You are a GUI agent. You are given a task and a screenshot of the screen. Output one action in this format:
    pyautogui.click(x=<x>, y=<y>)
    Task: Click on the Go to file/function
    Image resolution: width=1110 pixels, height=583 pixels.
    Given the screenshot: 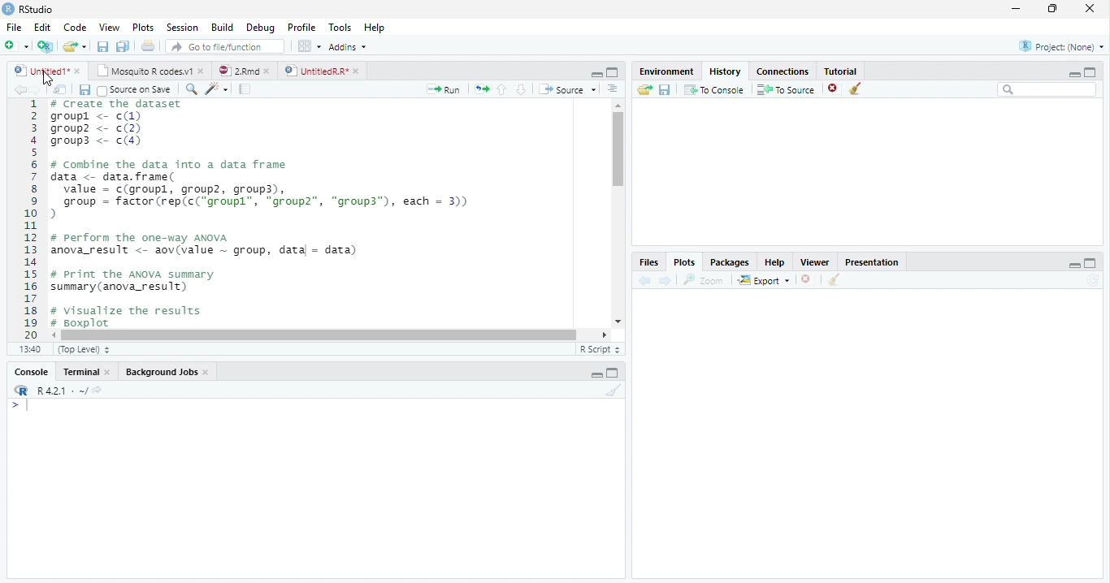 What is the action you would take?
    pyautogui.click(x=225, y=47)
    